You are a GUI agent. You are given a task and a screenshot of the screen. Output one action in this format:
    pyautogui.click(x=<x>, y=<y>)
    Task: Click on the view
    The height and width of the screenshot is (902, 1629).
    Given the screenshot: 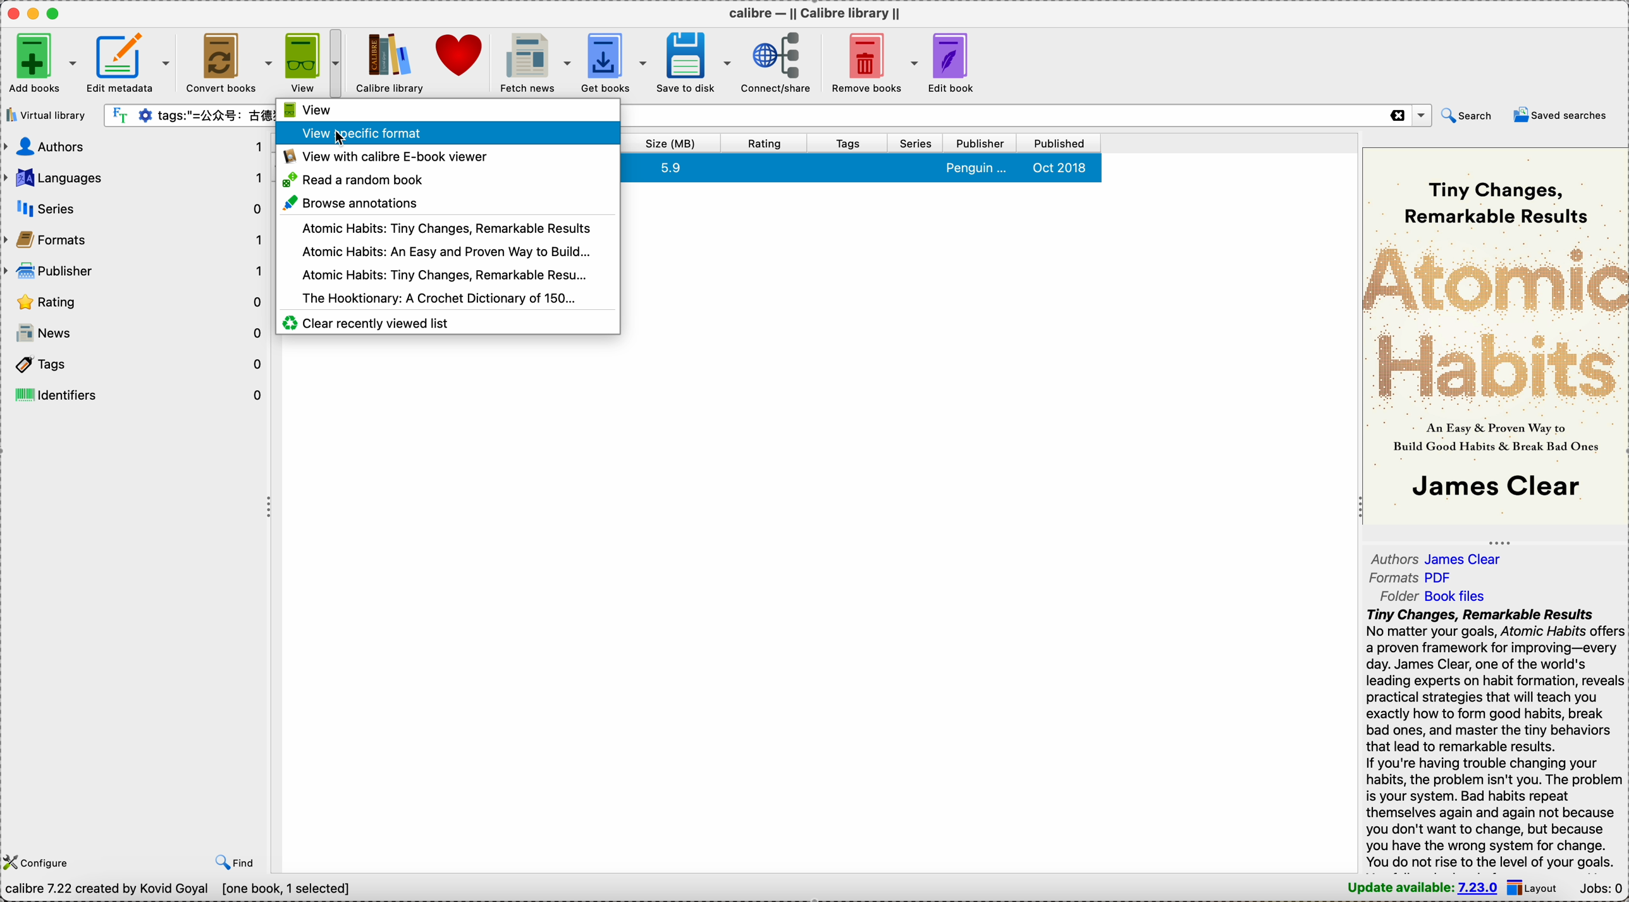 What is the action you would take?
    pyautogui.click(x=307, y=109)
    